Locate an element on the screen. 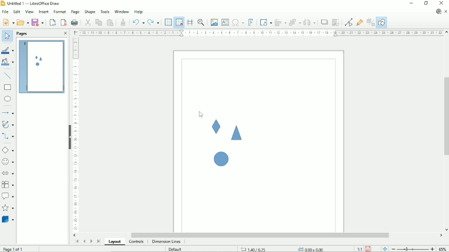  Horizontal scale is located at coordinates (261, 33).